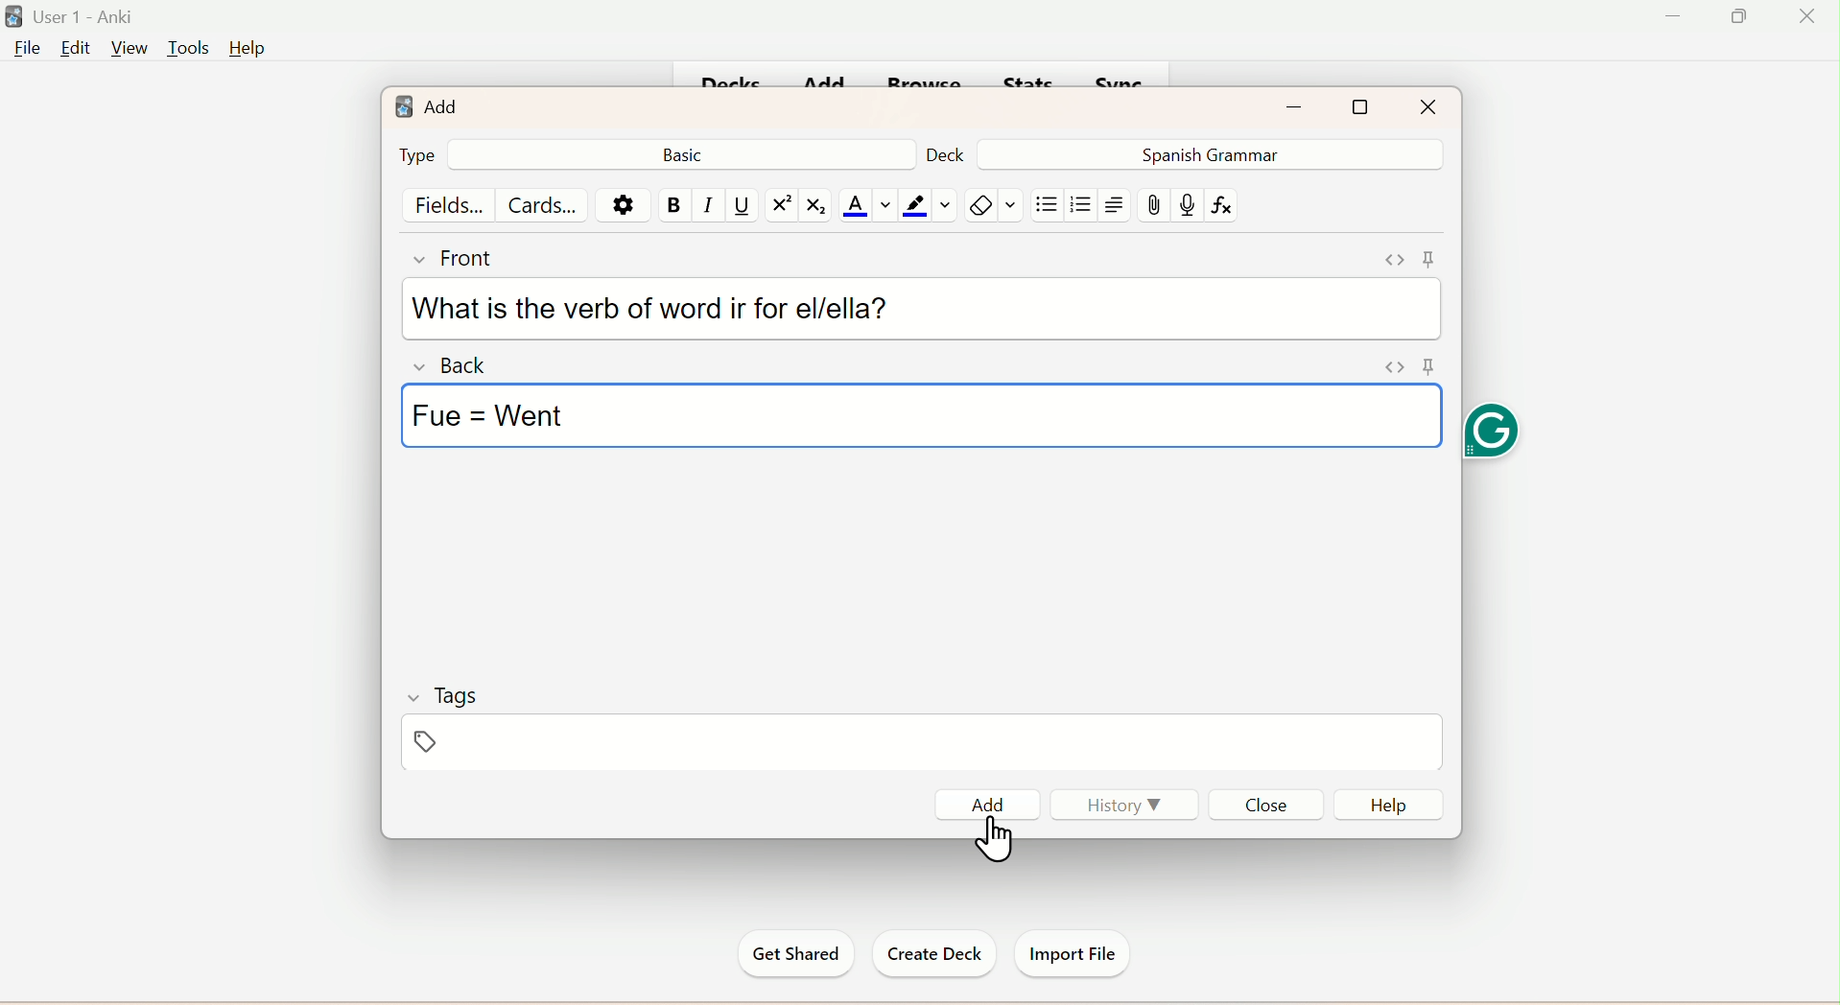 The image size is (1840, 1005). What do you see at coordinates (1403, 256) in the screenshot?
I see `Pin` at bounding box center [1403, 256].